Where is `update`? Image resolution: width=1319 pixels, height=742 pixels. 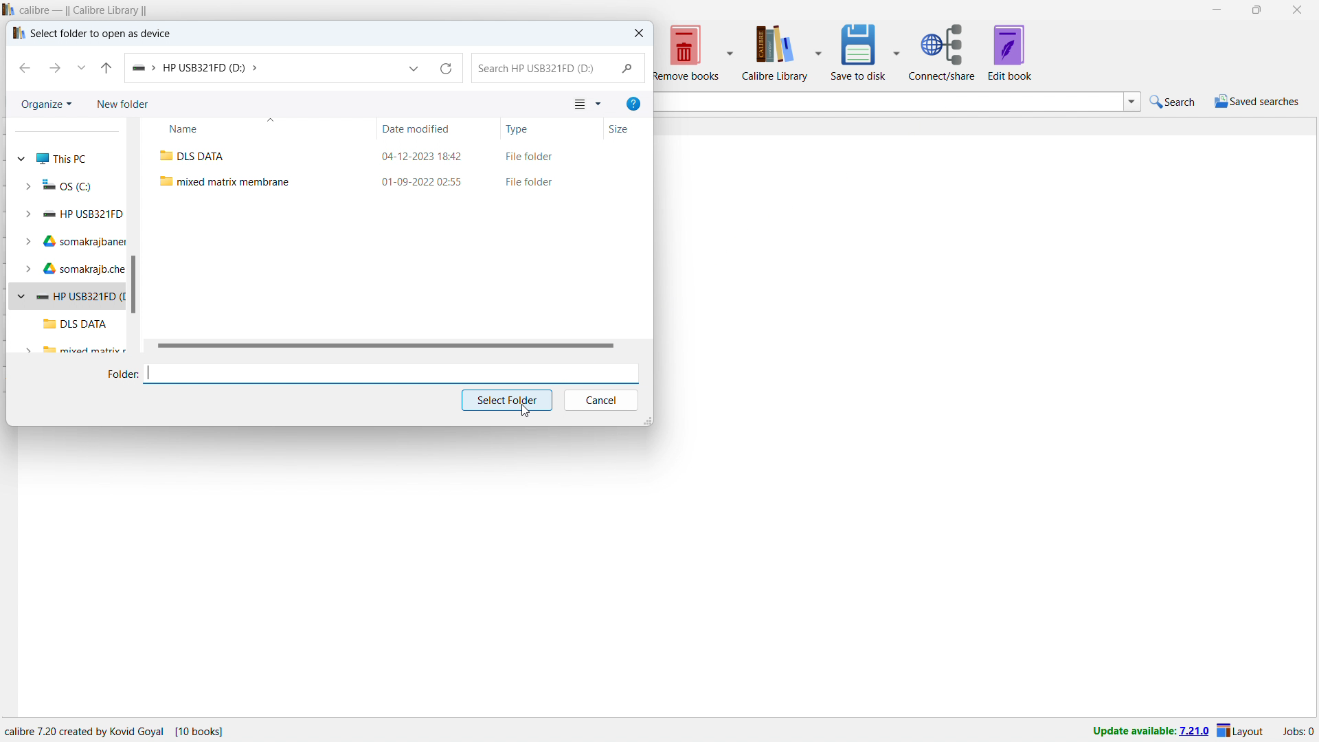 update is located at coordinates (1149, 733).